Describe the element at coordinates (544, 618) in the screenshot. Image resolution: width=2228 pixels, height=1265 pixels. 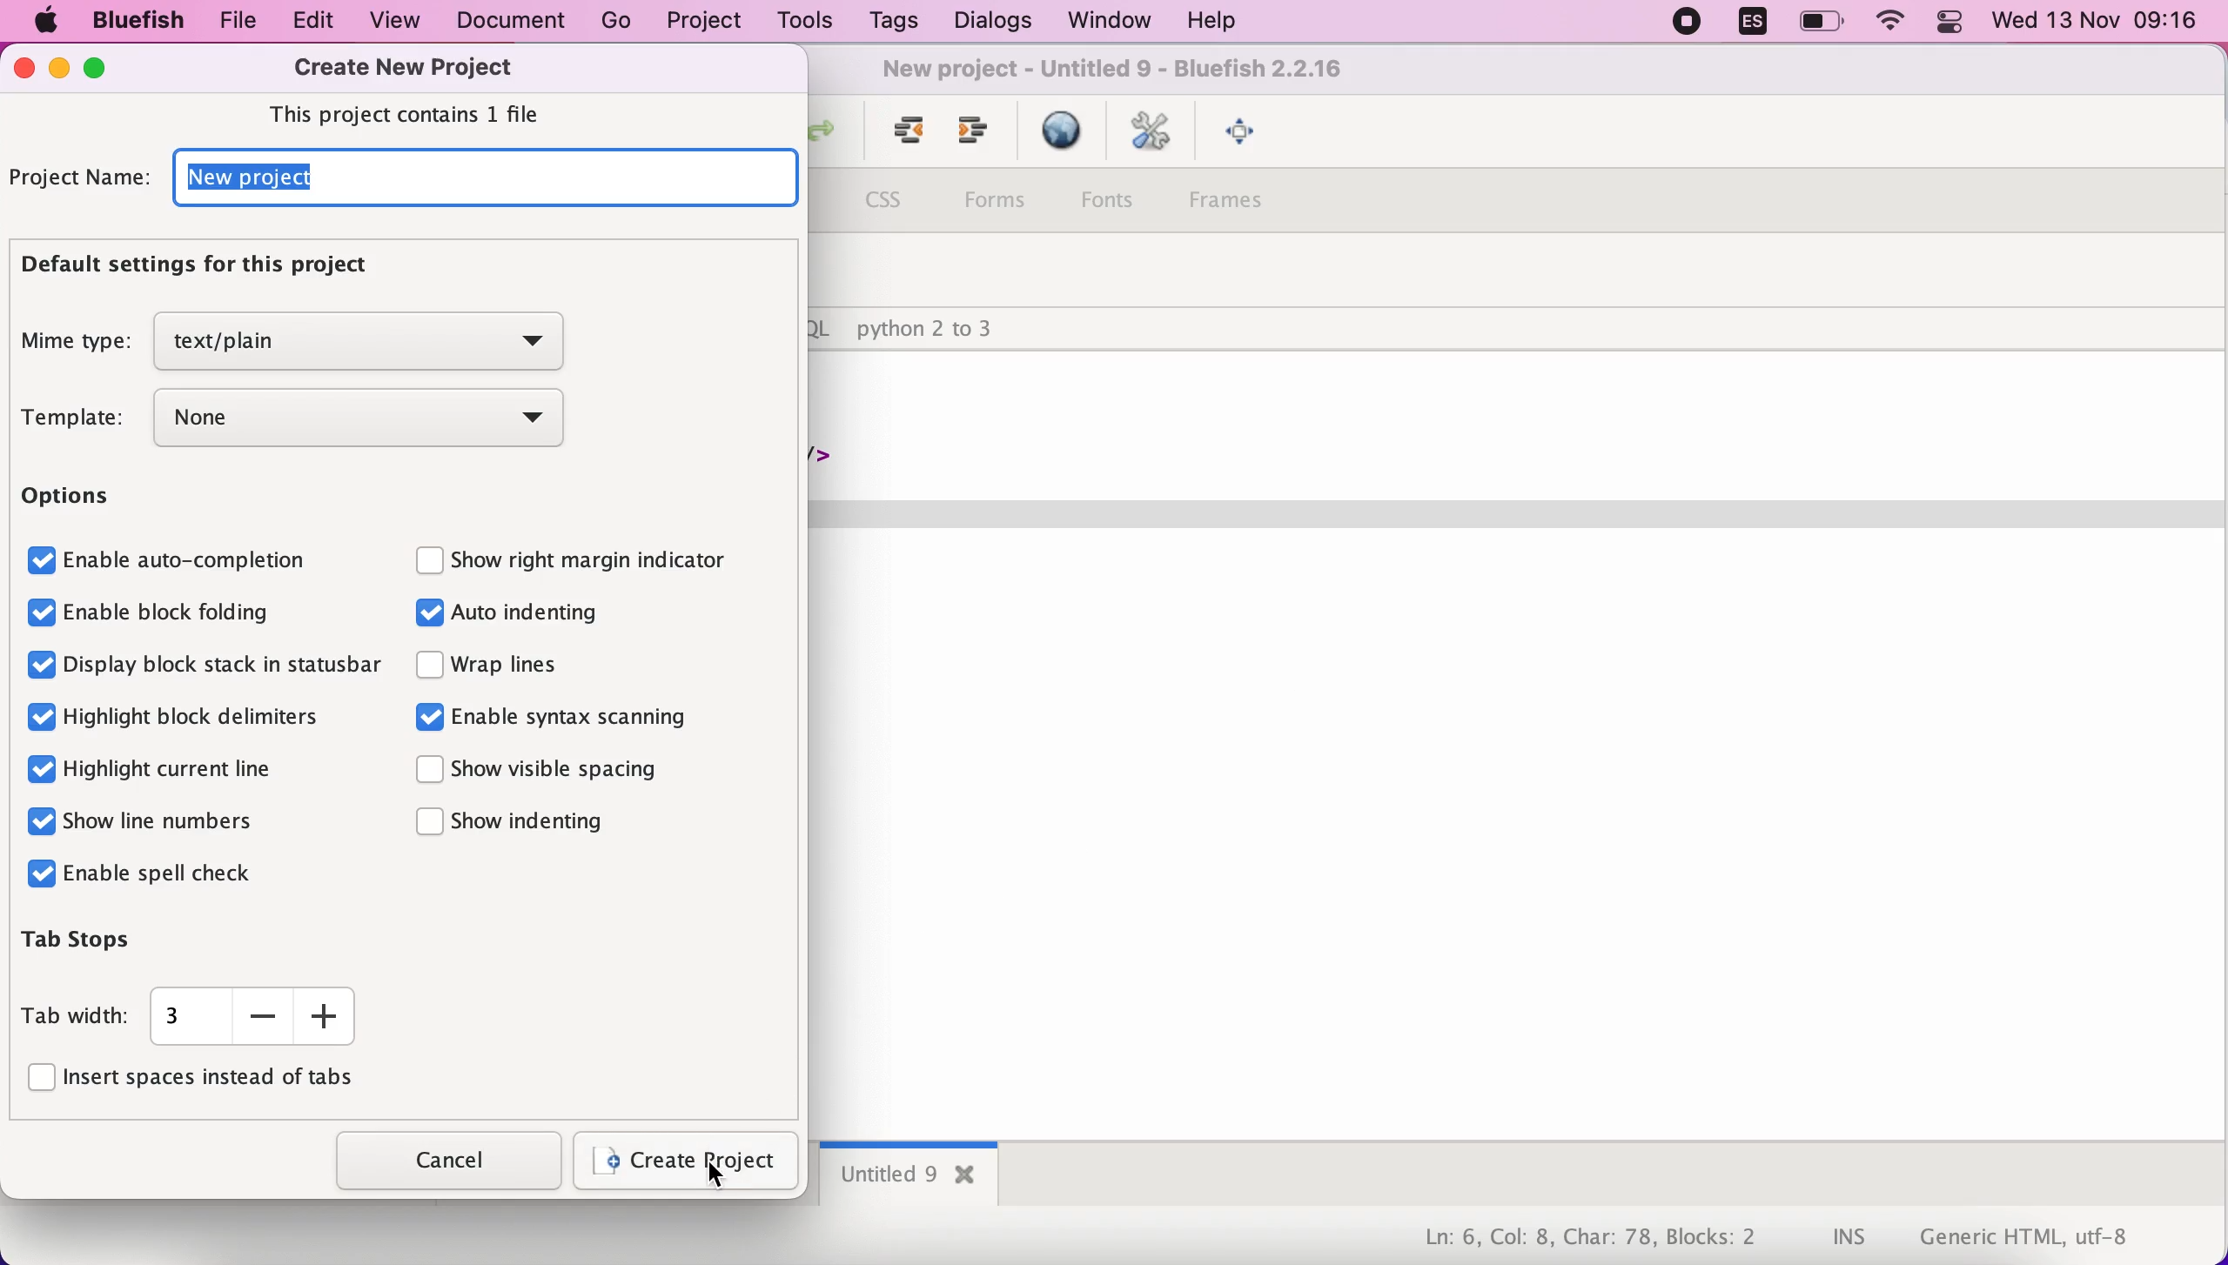
I see `Auto indenting checkbox` at that location.